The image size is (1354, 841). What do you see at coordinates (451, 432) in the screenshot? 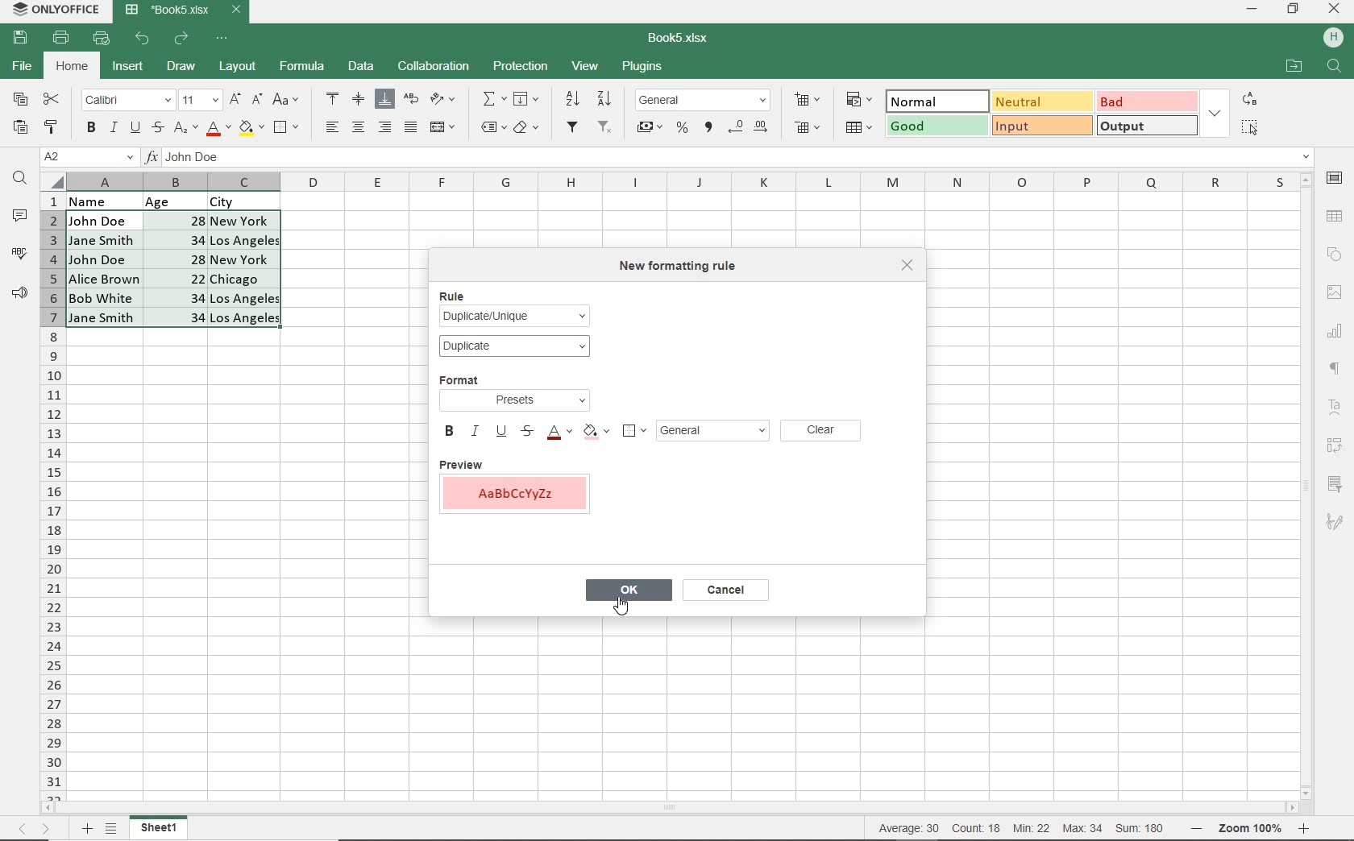
I see `BOLD` at bounding box center [451, 432].